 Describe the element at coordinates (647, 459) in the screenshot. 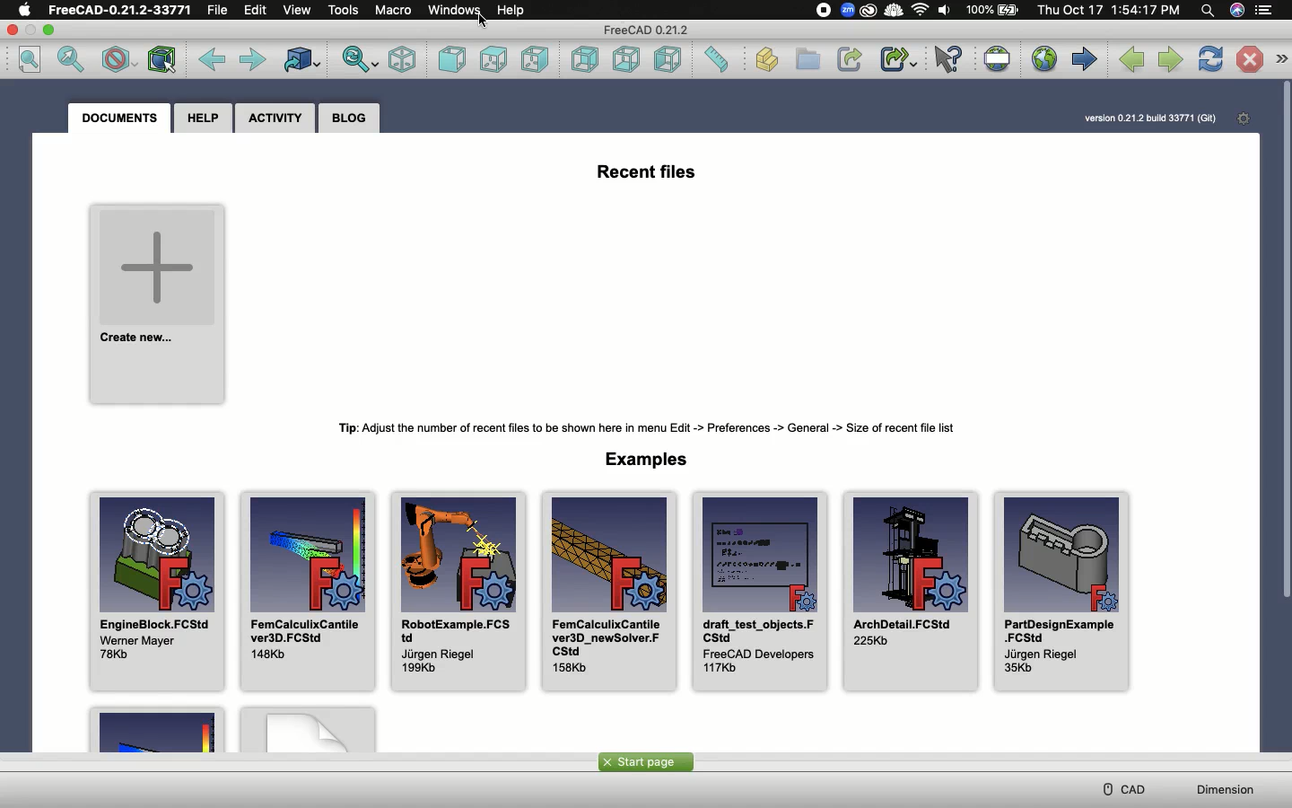

I see `Examples` at that location.